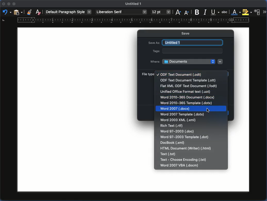  Describe the element at coordinates (186, 103) in the screenshot. I see `dotx` at that location.